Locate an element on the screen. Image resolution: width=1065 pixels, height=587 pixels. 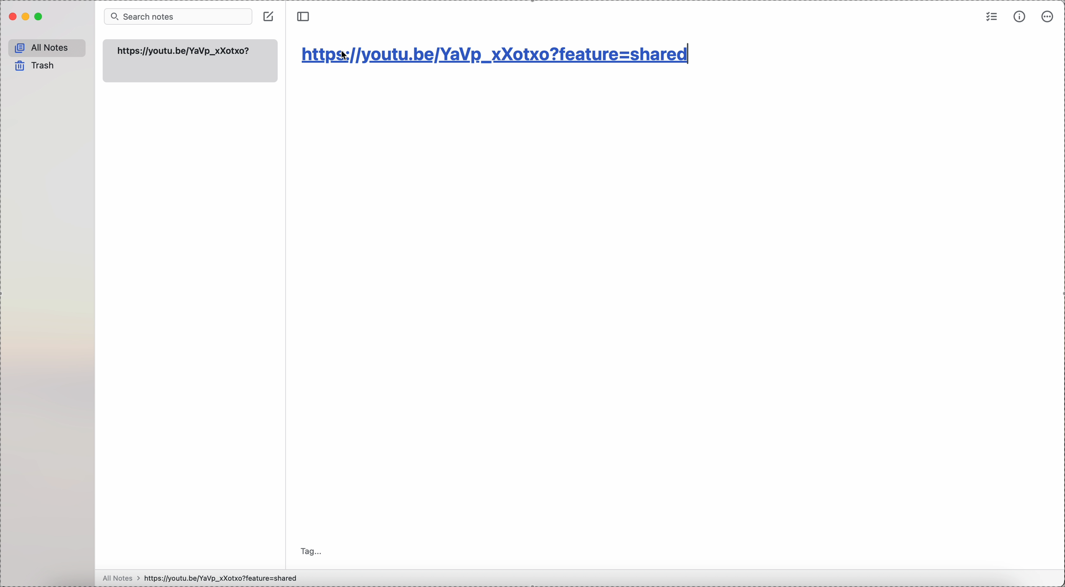
all notes > URL is located at coordinates (204, 578).